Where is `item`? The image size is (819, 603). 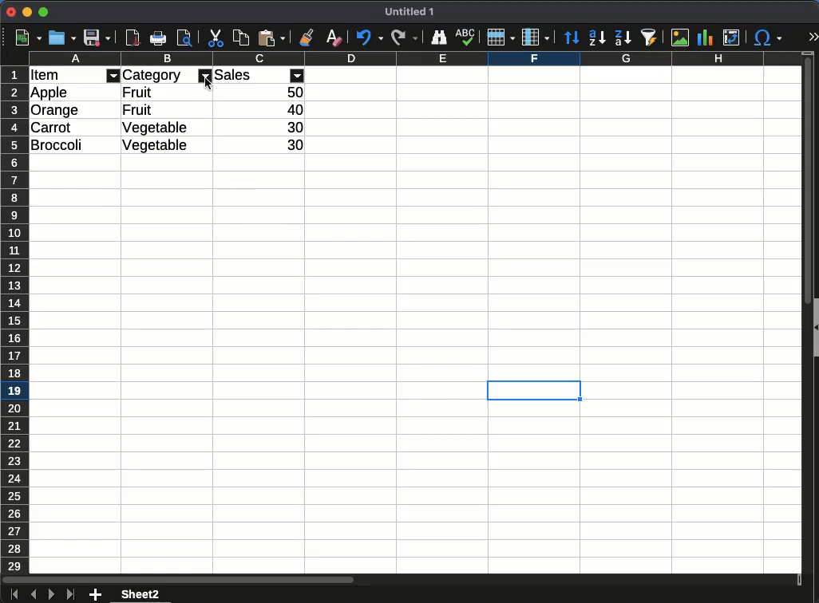 item is located at coordinates (45, 76).